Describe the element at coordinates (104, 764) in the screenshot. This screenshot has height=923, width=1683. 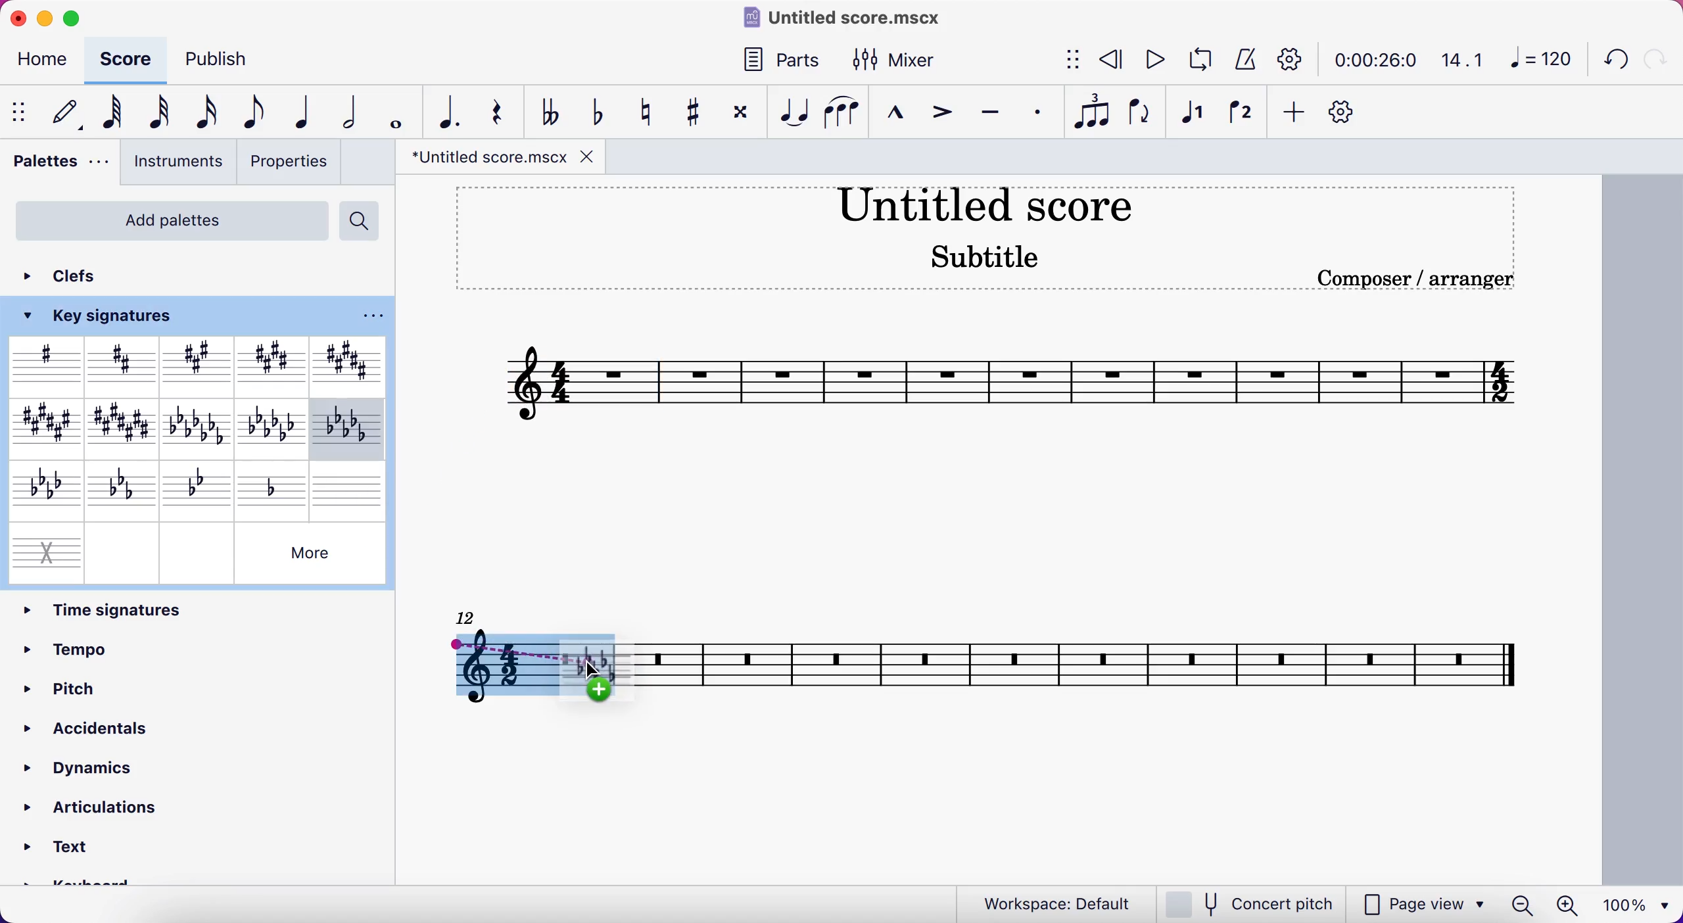
I see `dynamics` at that location.